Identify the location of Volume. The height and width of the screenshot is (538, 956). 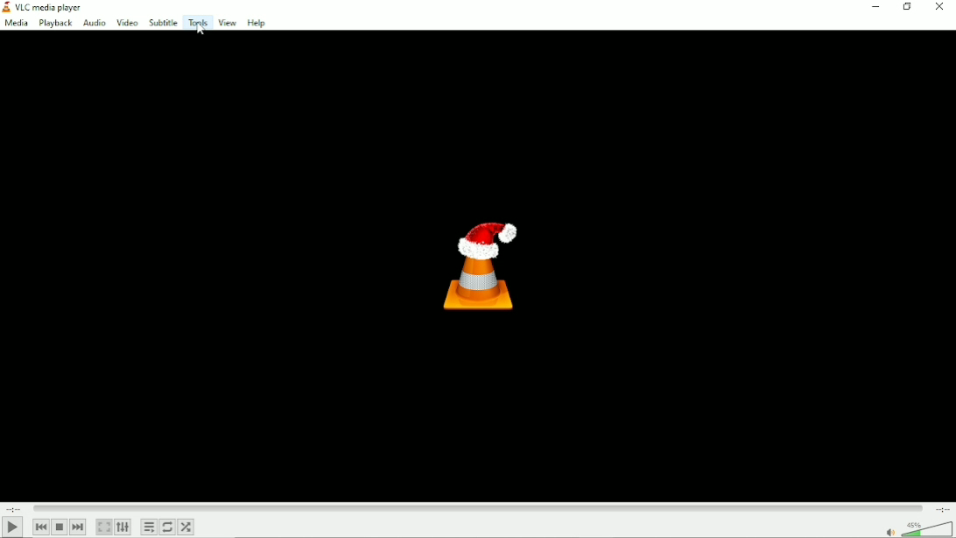
(917, 527).